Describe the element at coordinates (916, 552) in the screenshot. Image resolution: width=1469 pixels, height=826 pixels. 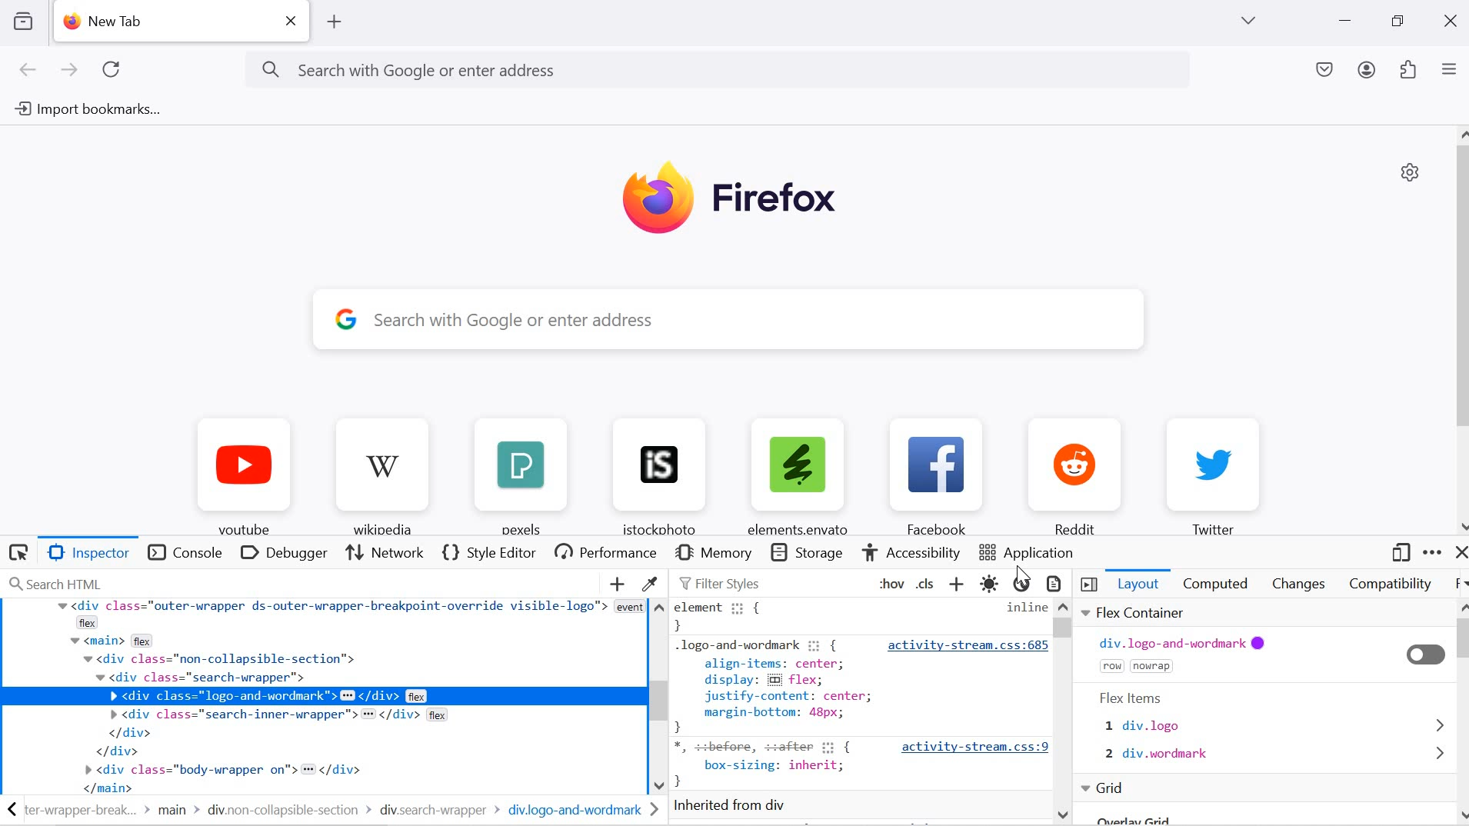
I see `accessibility` at that location.